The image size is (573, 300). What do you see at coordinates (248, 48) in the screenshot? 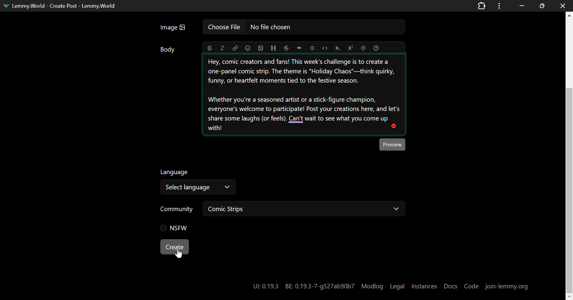
I see `Emoji` at bounding box center [248, 48].